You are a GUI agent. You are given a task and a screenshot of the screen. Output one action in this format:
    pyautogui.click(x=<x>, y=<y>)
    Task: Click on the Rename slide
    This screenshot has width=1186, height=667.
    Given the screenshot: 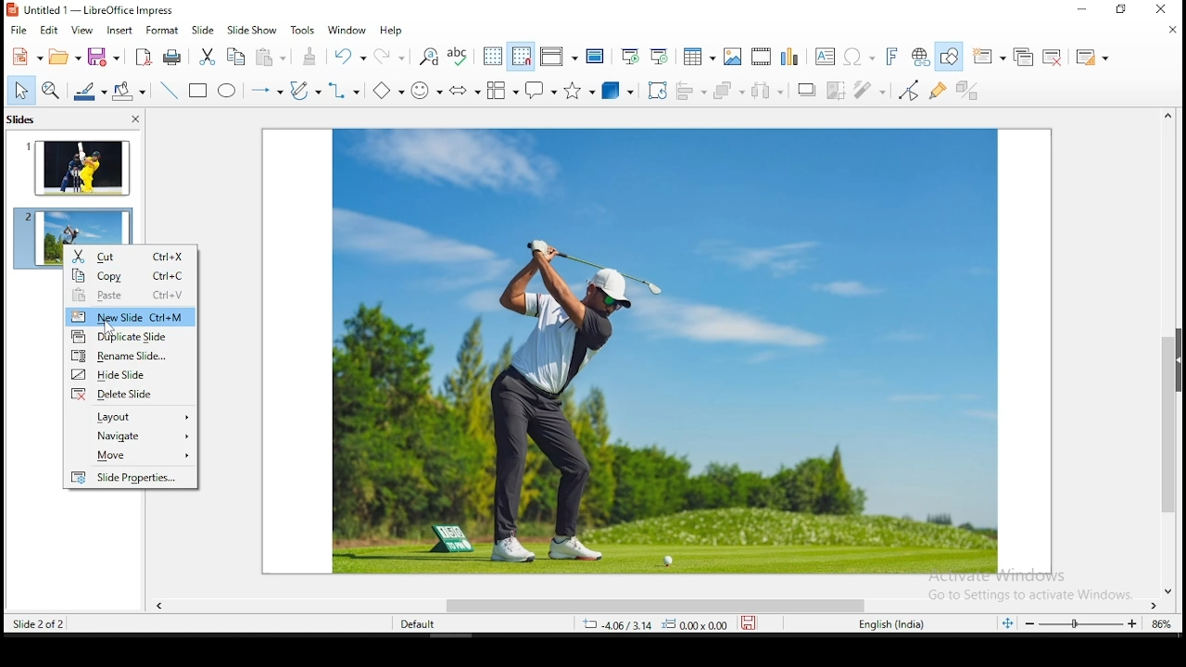 What is the action you would take?
    pyautogui.click(x=131, y=357)
    